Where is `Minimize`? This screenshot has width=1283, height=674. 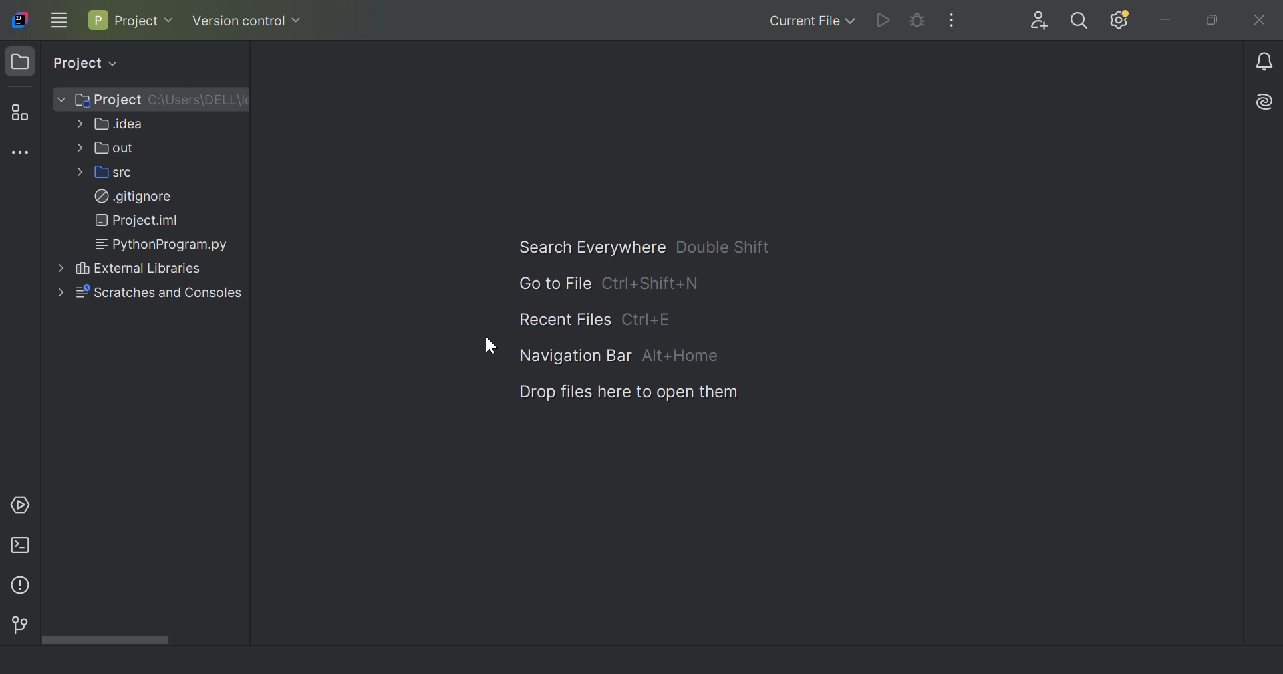
Minimize is located at coordinates (1170, 21).